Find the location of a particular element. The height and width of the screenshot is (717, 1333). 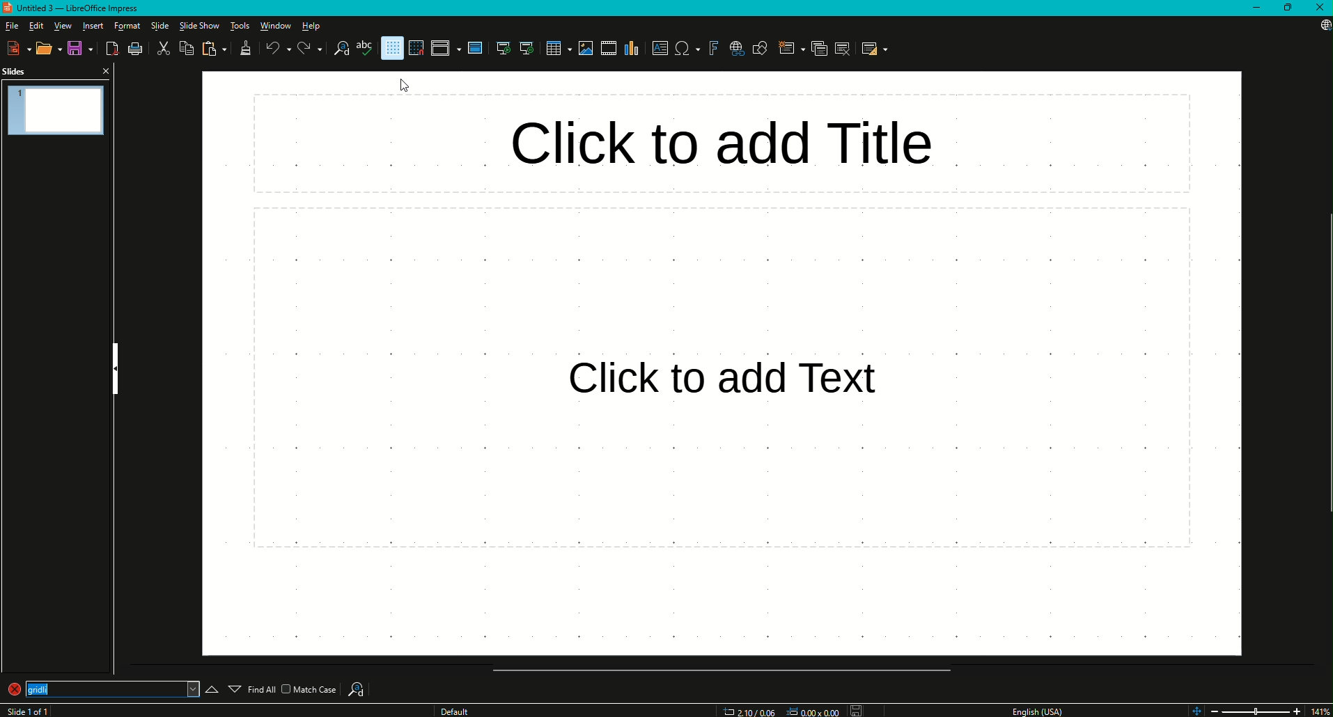

Find and replace is located at coordinates (336, 50).